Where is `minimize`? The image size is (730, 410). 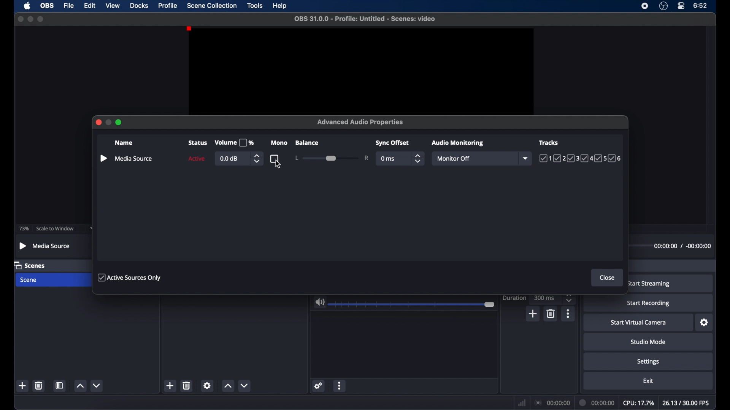
minimize is located at coordinates (109, 122).